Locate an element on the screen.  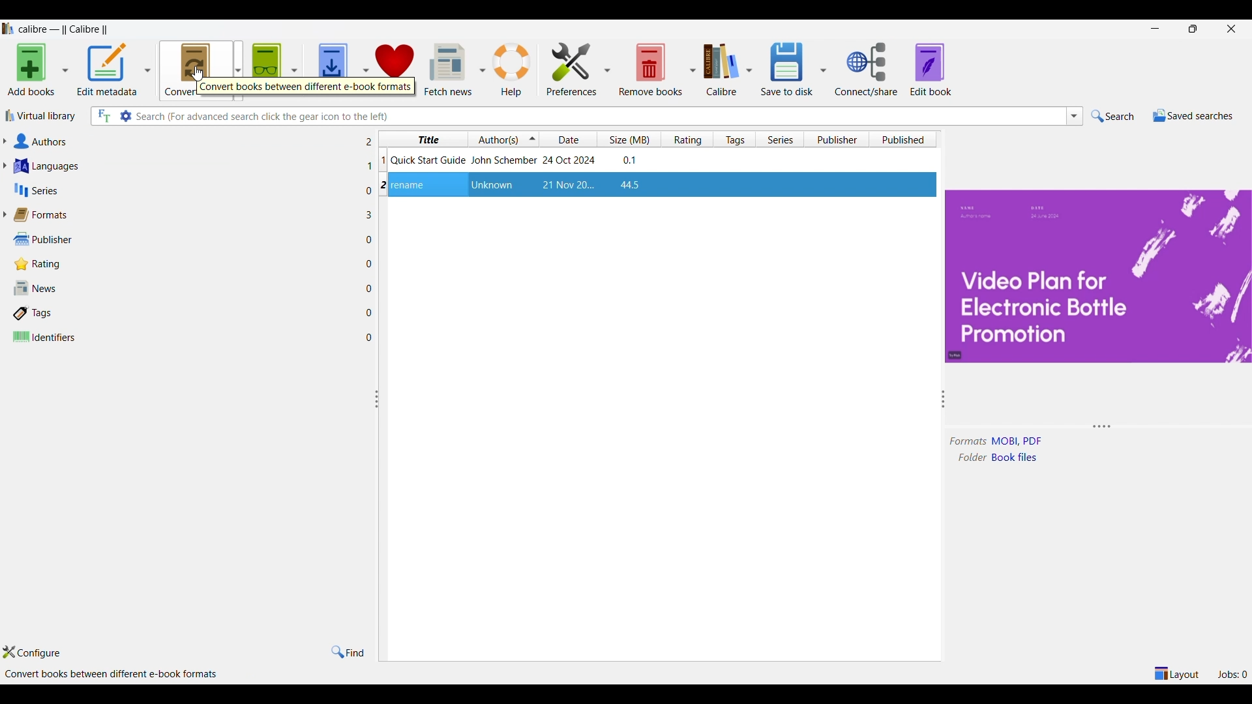
Type in search is located at coordinates (600, 117).